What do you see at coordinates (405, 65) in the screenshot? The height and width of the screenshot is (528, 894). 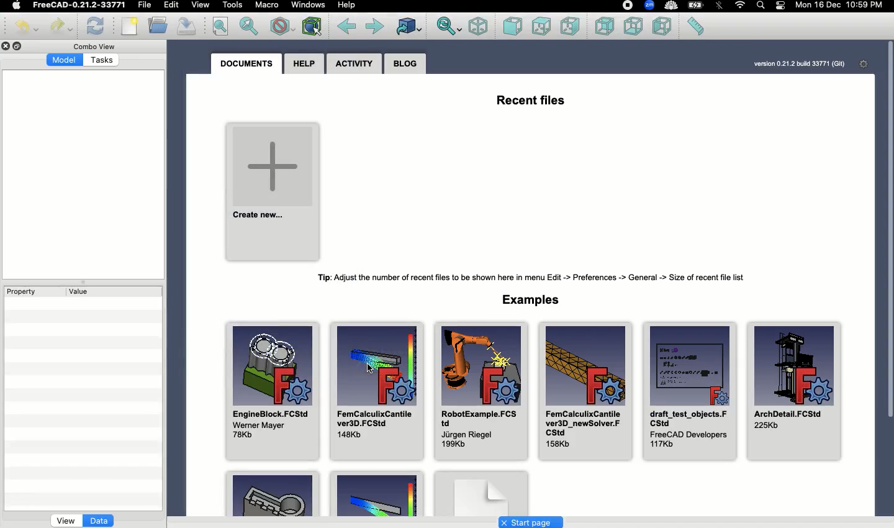 I see `Blog` at bounding box center [405, 65].